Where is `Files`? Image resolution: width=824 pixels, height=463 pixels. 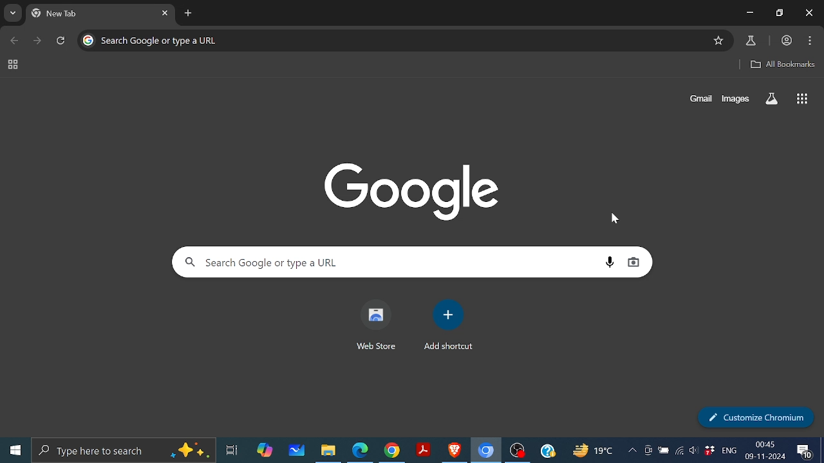
Files is located at coordinates (328, 451).